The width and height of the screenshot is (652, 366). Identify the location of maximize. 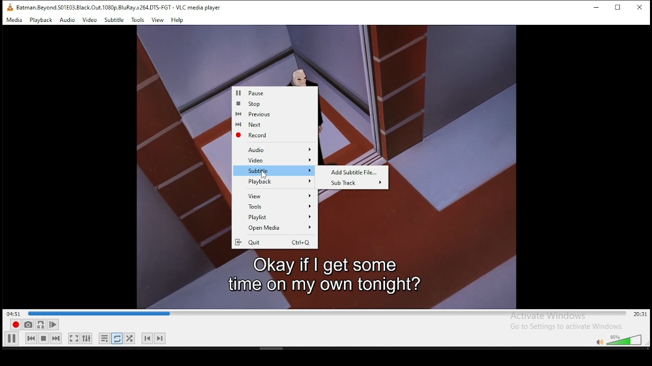
(621, 8).